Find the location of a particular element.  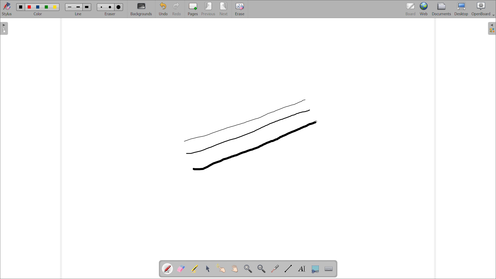

toggle stylus is located at coordinates (7, 9).